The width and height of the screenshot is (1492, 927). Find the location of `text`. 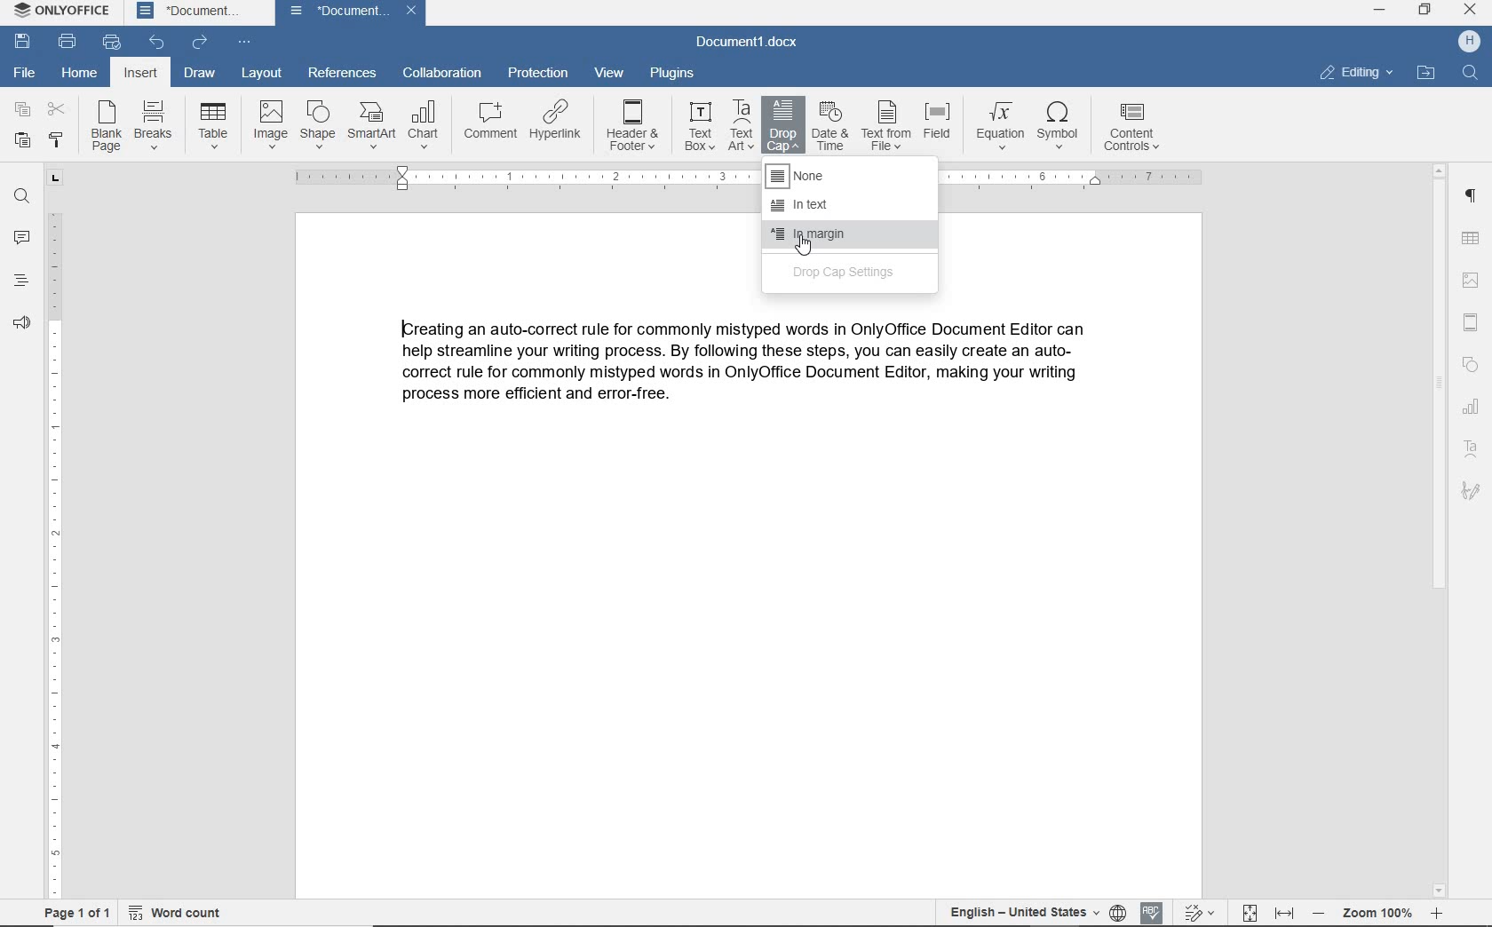

text is located at coordinates (750, 379).